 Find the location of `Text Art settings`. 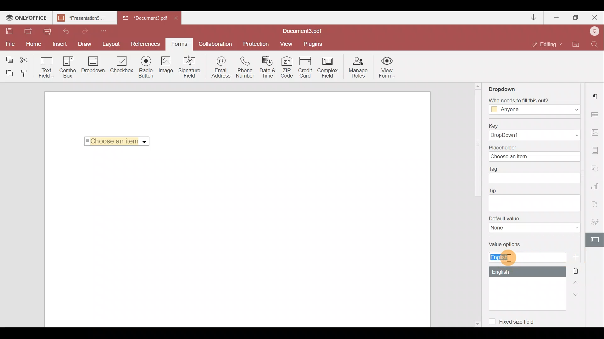

Text Art settings is located at coordinates (597, 206).